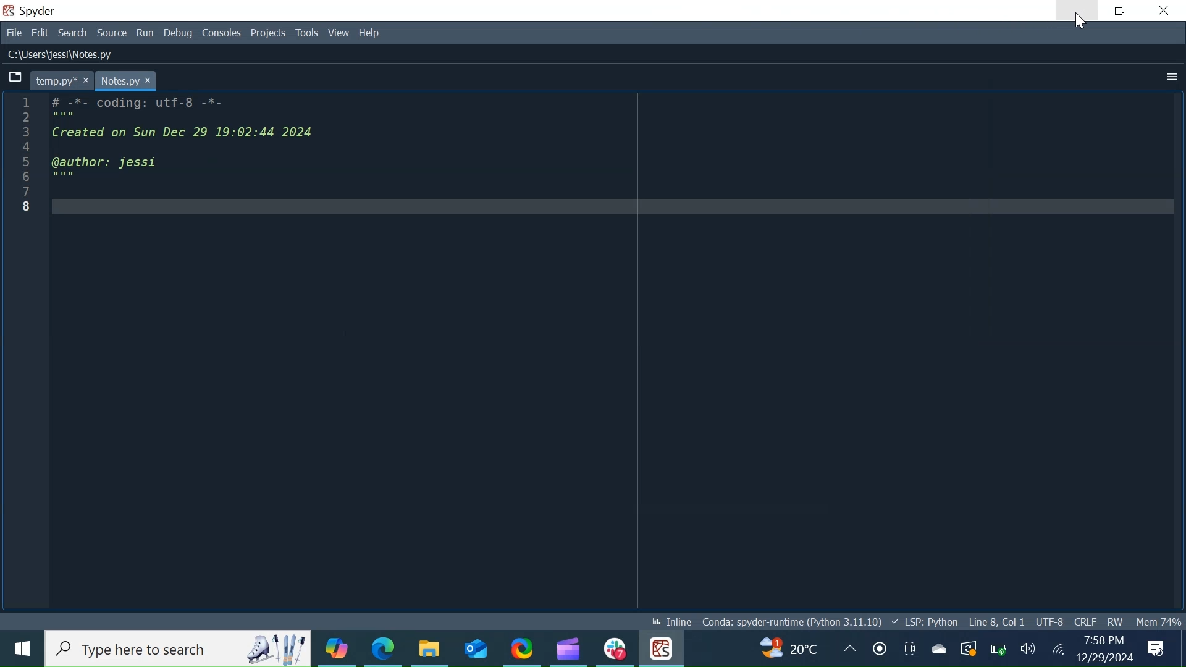 The height and width of the screenshot is (667, 1186). Describe the element at coordinates (25, 155) in the screenshot. I see `line number` at that location.